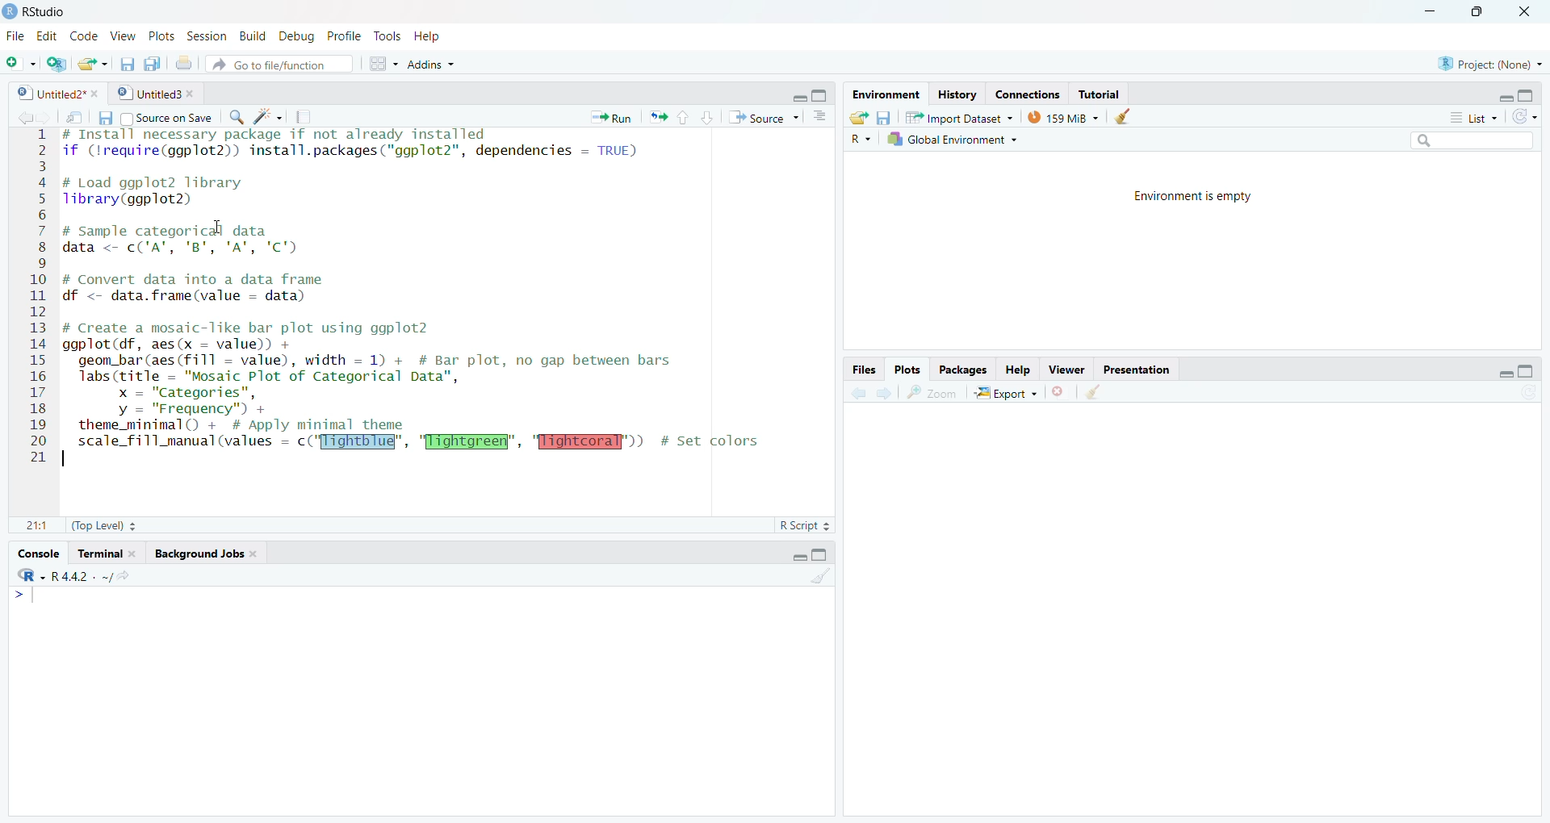 This screenshot has width=1550, height=823. What do you see at coordinates (158, 94) in the screenshot?
I see `Untitled3` at bounding box center [158, 94].